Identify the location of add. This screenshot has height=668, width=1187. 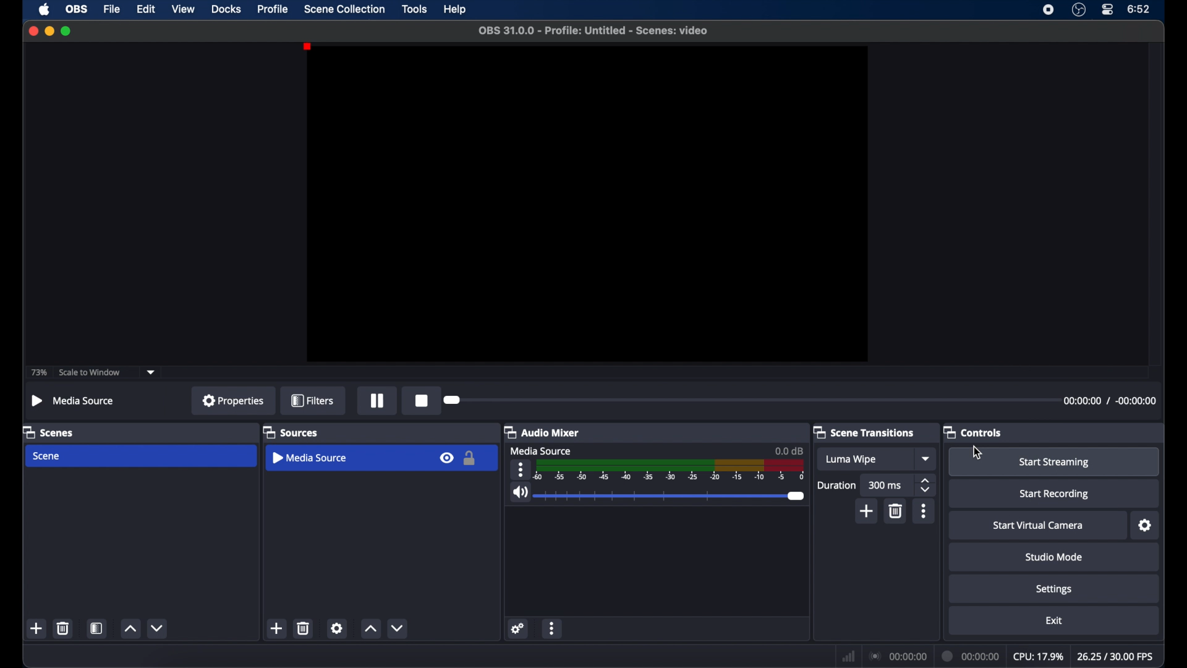
(277, 628).